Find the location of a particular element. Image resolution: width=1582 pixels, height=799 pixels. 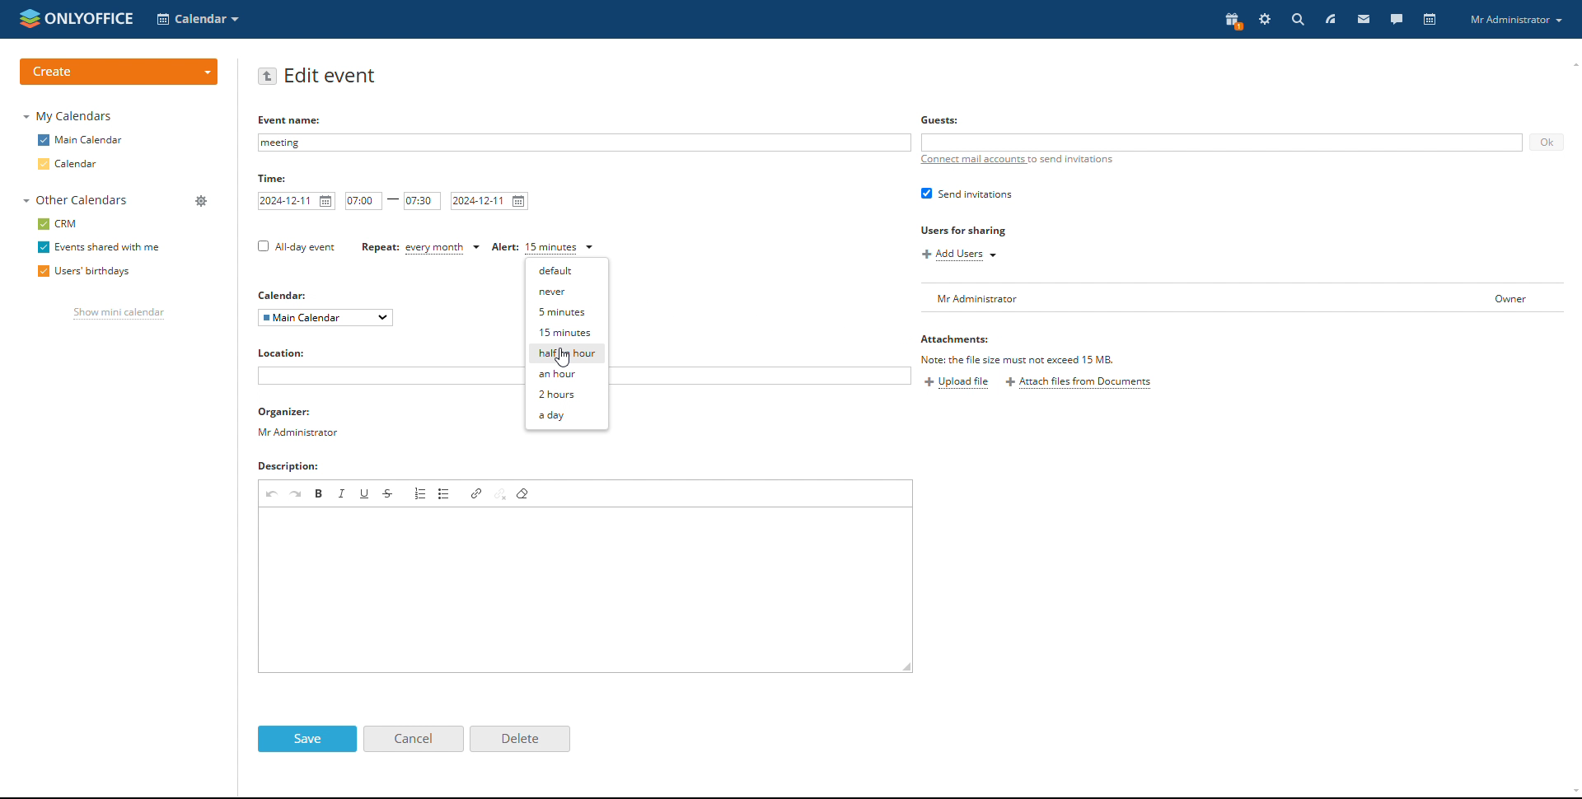

Mr Administrator  is located at coordinates (1519, 21).